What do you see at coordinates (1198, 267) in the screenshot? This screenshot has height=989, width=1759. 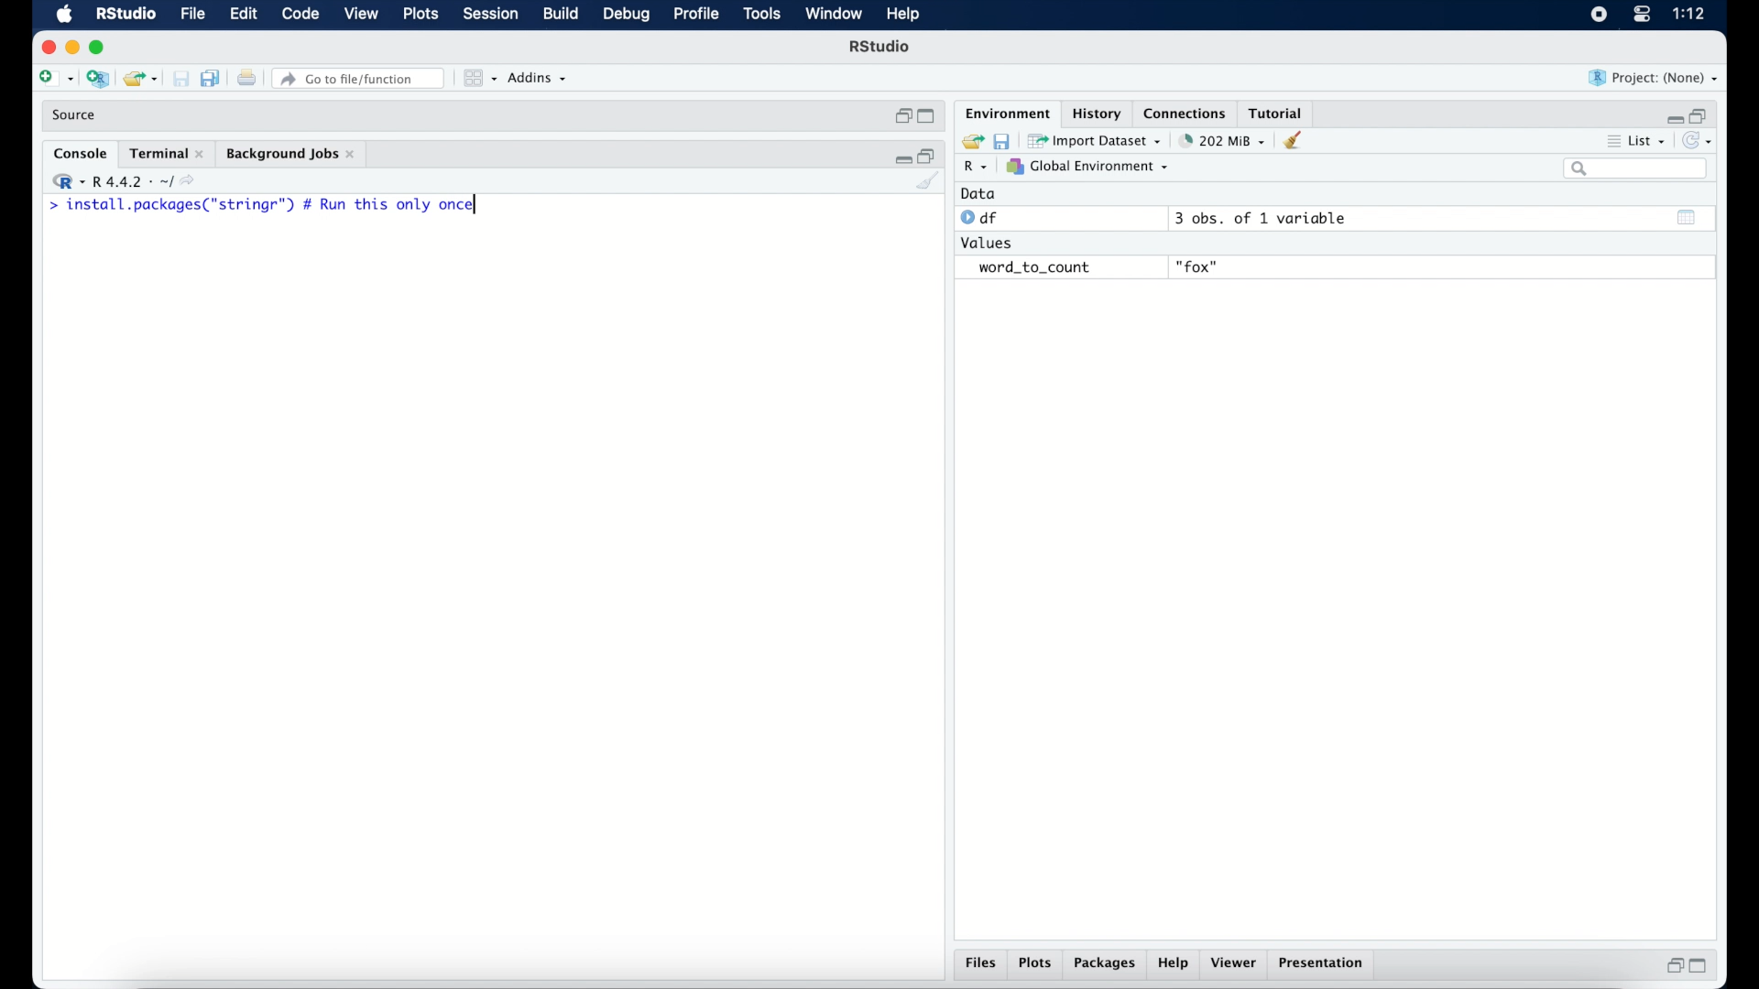 I see `fox` at bounding box center [1198, 267].